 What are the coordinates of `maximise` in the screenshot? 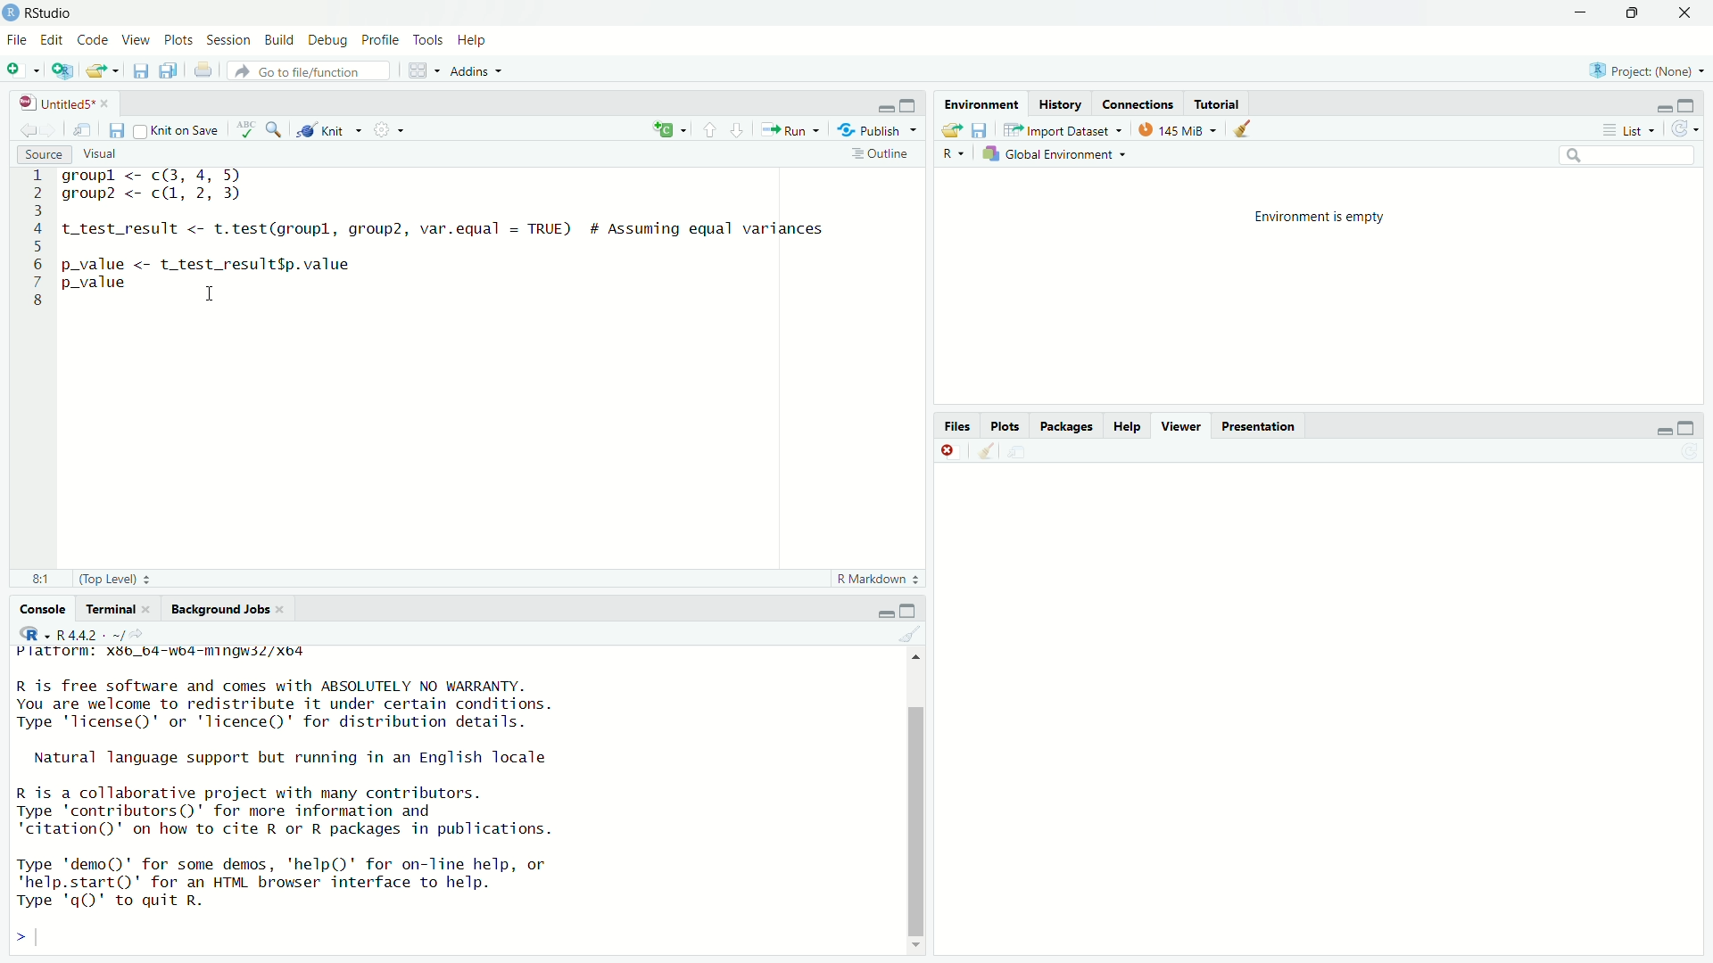 It's located at (909, 105).